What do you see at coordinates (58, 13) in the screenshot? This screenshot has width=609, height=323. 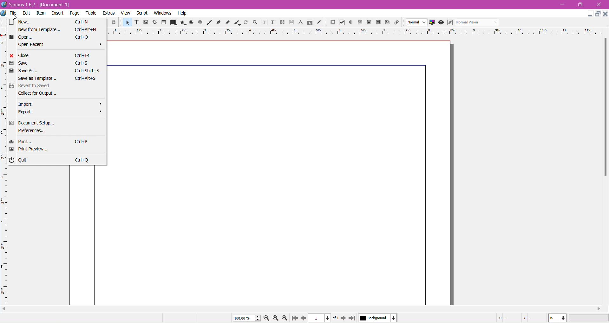 I see `Insert` at bounding box center [58, 13].